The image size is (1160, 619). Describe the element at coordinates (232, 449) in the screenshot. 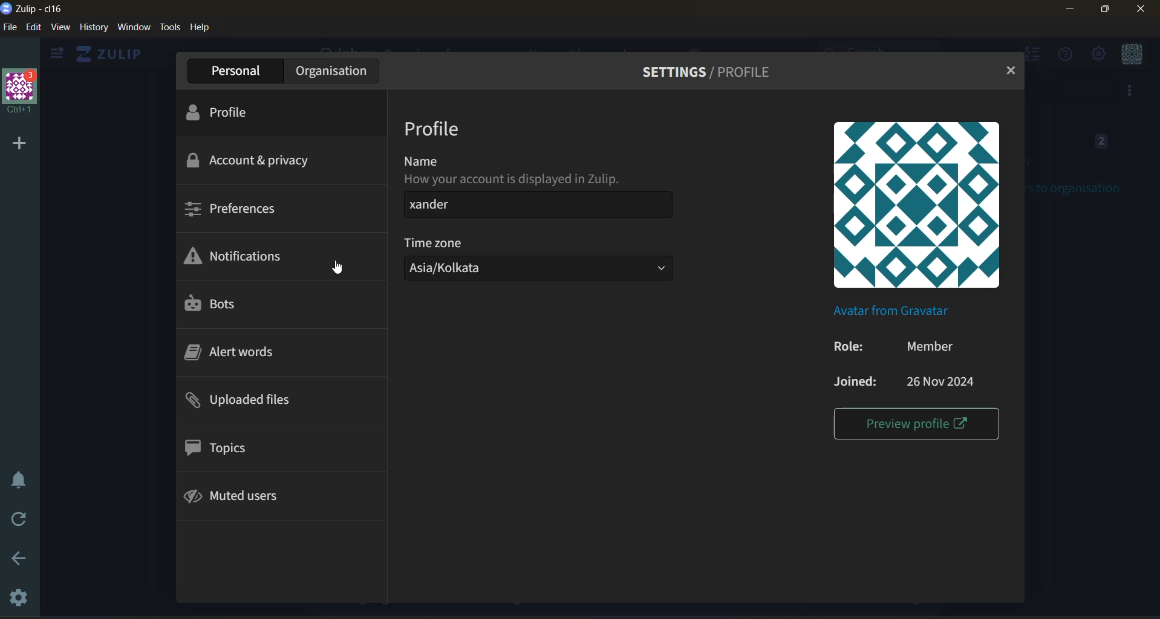

I see `topics` at that location.